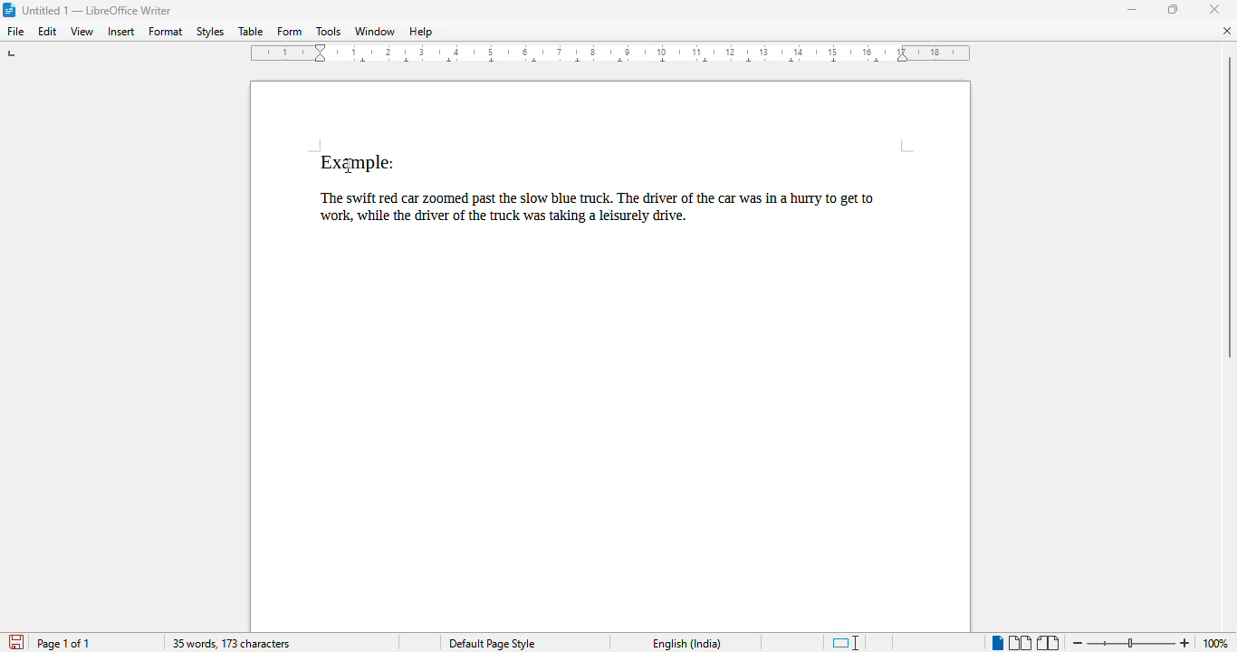 The height and width of the screenshot is (652, 1237). I want to click on Example: The swift red car zoomed past the slow blue truck. The driver of the car was in a hurry to get to work, while the driver of the truck was taking a leisurely drive., so click(611, 192).